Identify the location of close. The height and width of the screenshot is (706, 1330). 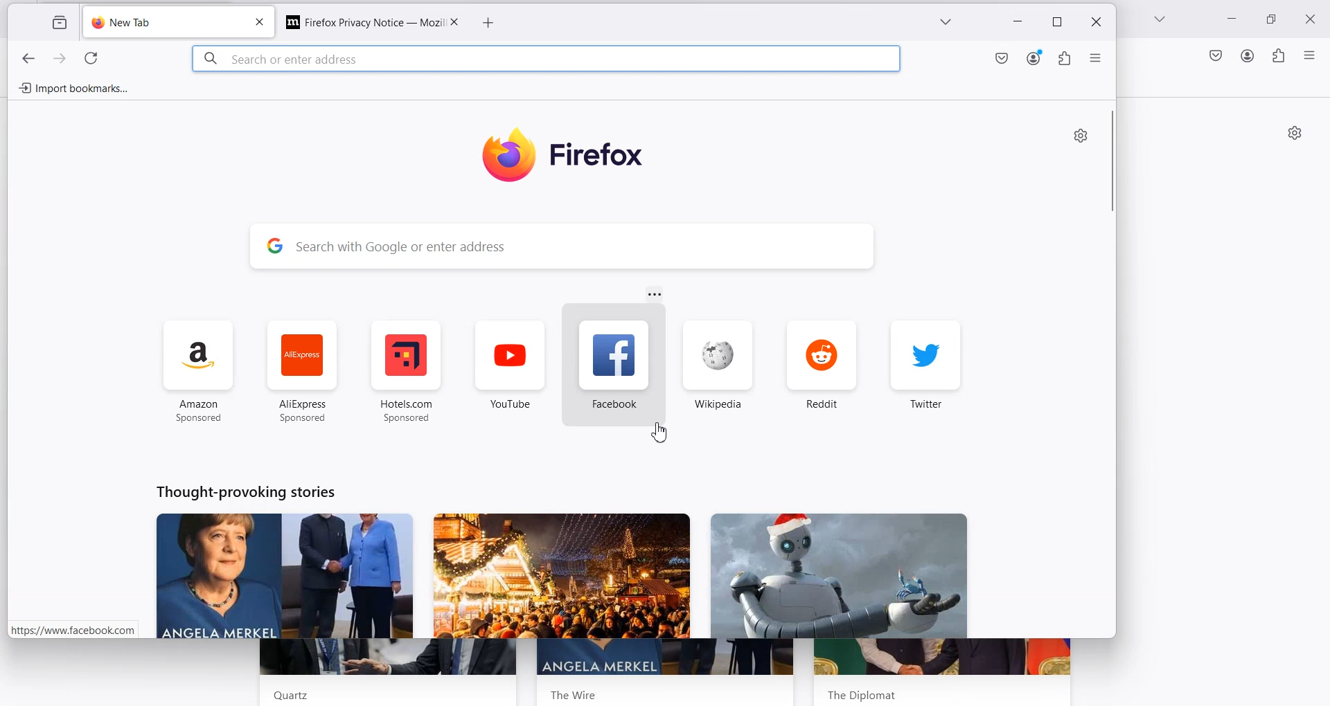
(1094, 23).